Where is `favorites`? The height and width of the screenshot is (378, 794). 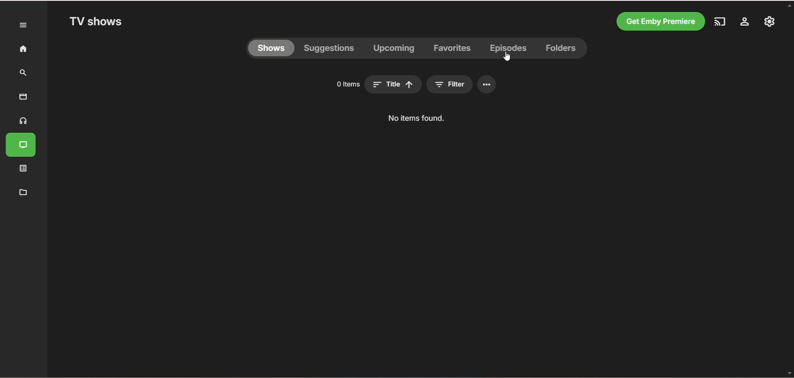
favorites is located at coordinates (454, 48).